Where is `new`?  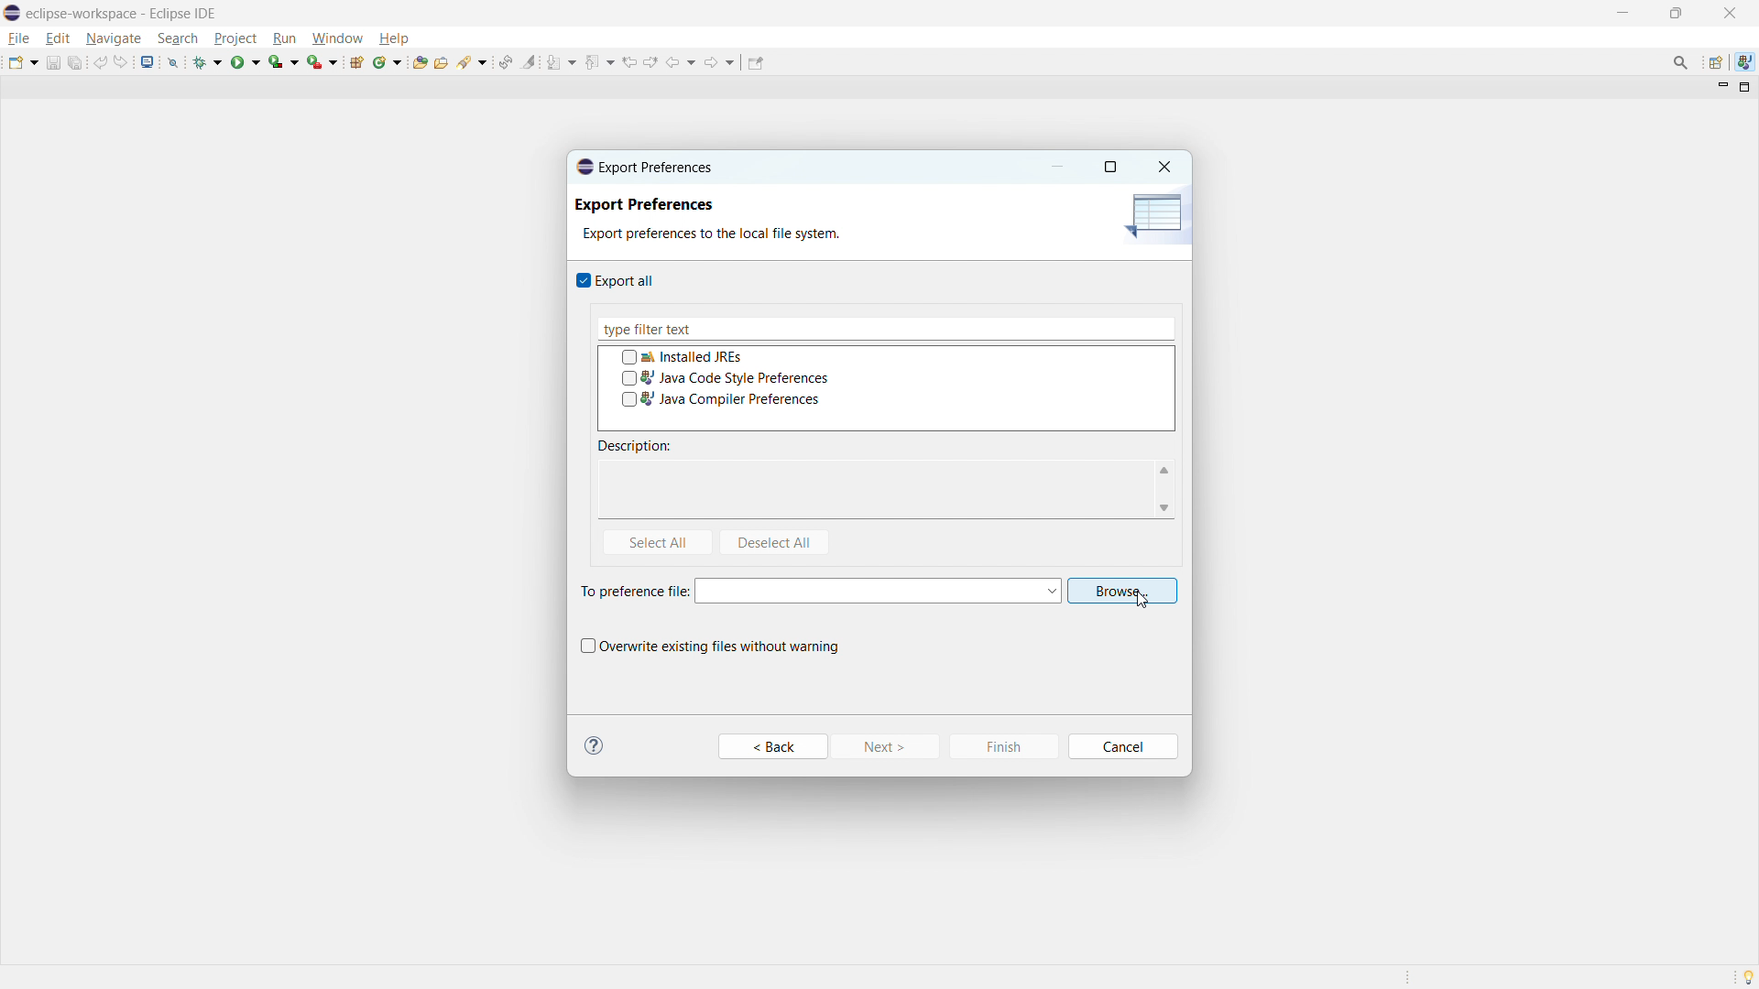 new is located at coordinates (23, 62).